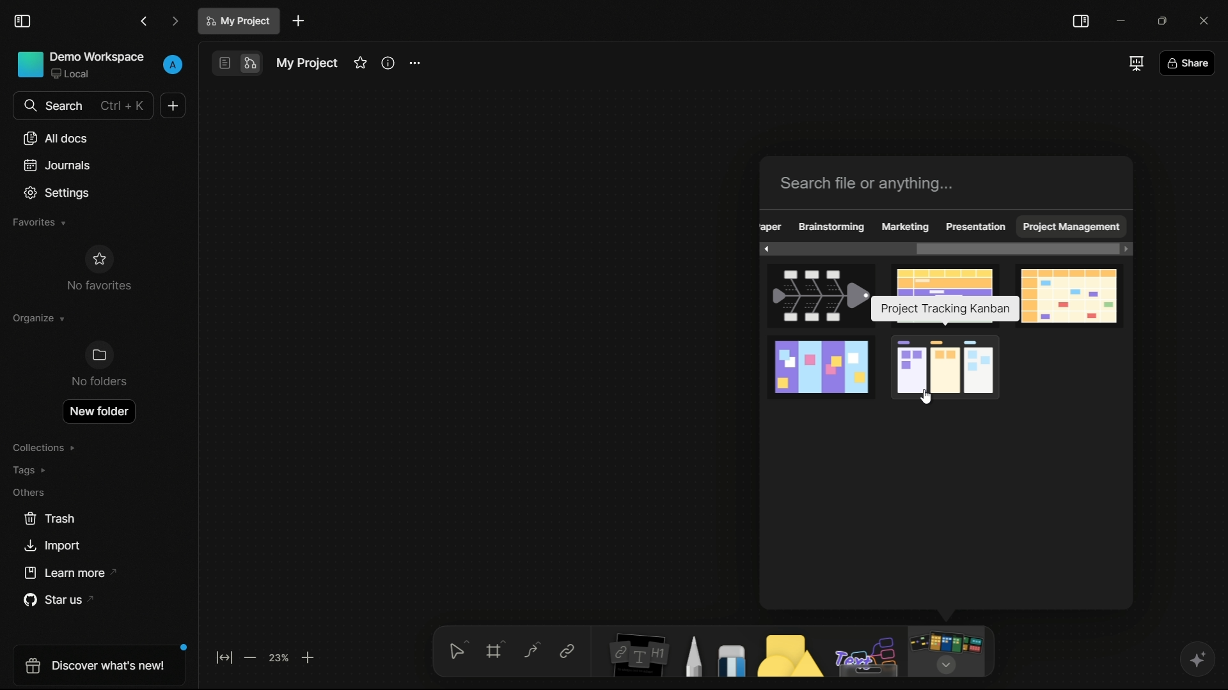  Describe the element at coordinates (1014, 248) in the screenshot. I see `scroll bar` at that location.